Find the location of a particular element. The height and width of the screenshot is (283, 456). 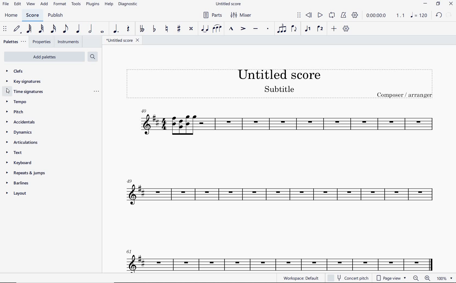

32ND NOTE is located at coordinates (41, 29).